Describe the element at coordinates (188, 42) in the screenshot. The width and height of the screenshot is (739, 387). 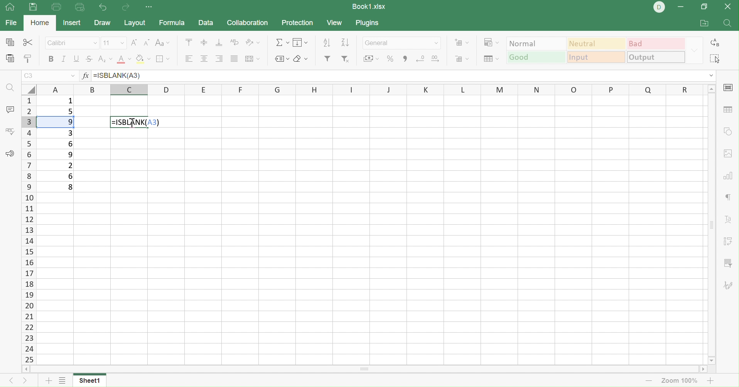
I see `Align top` at that location.